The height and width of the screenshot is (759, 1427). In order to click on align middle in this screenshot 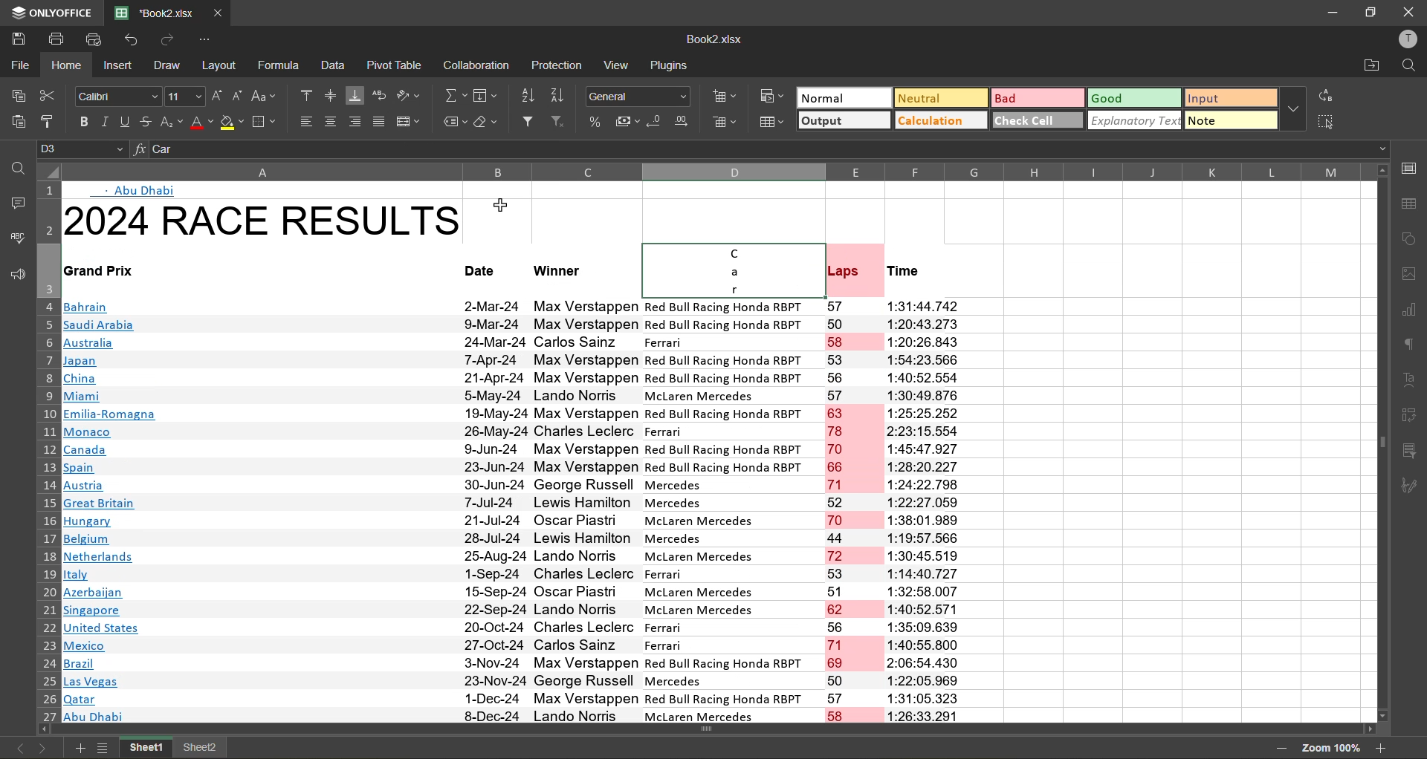, I will do `click(333, 97)`.